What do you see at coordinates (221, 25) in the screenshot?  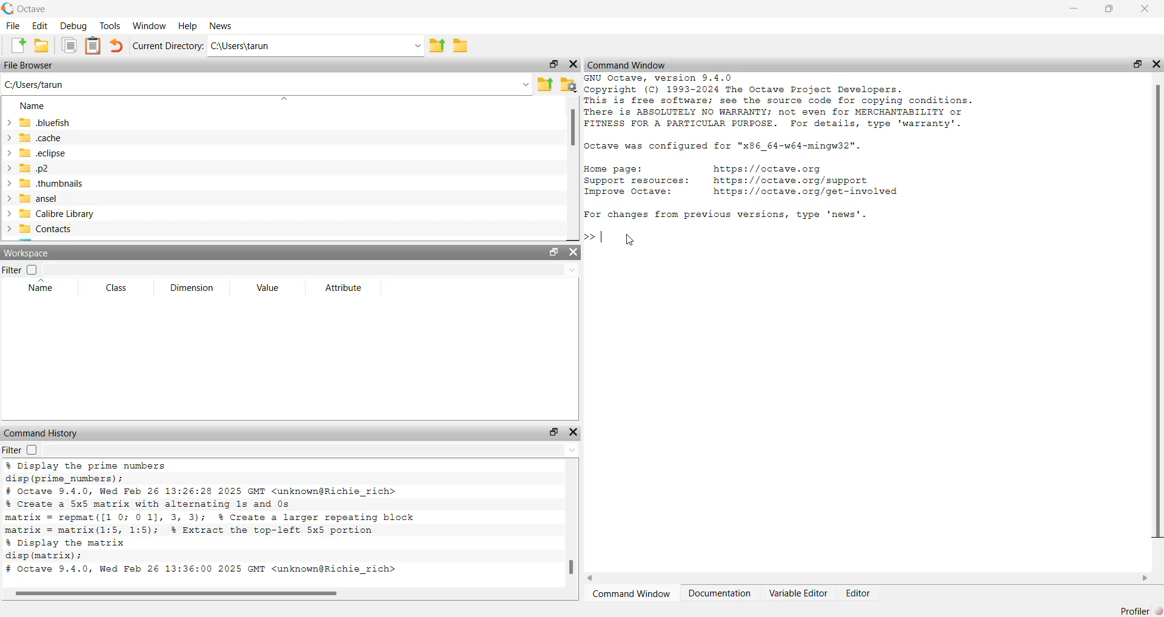 I see `news` at bounding box center [221, 25].